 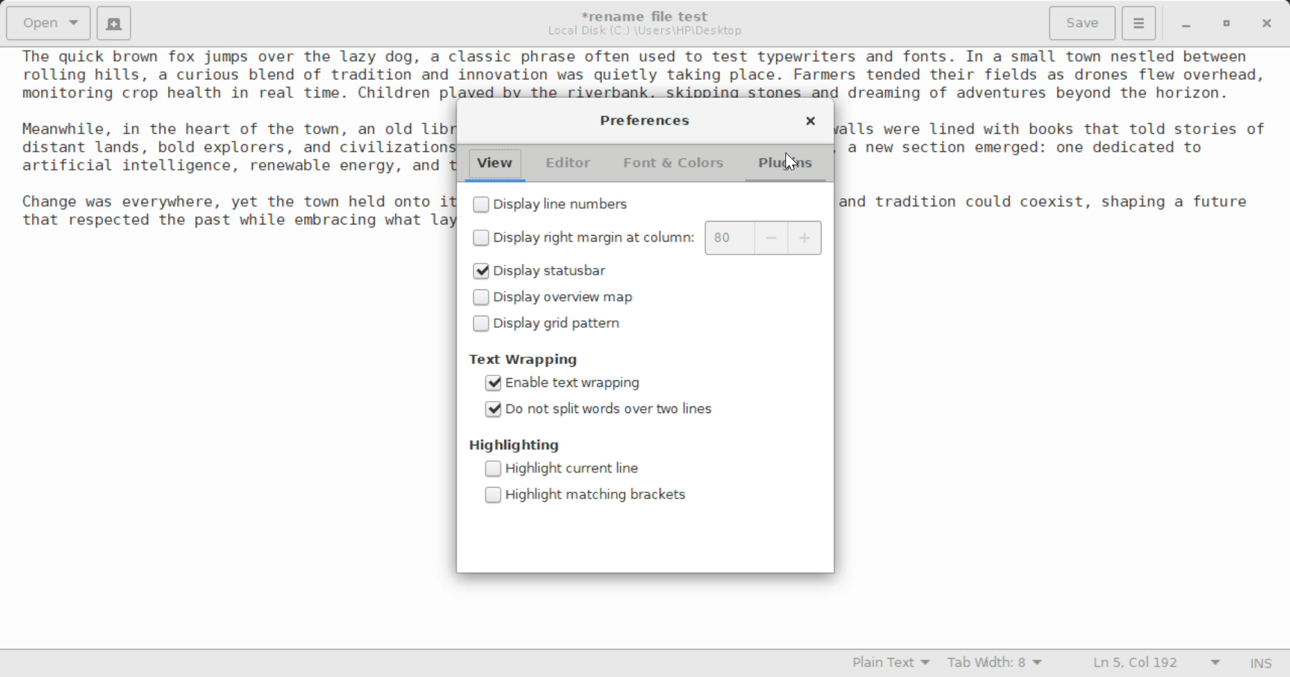 What do you see at coordinates (786, 166) in the screenshot?
I see `Plugins Tab` at bounding box center [786, 166].